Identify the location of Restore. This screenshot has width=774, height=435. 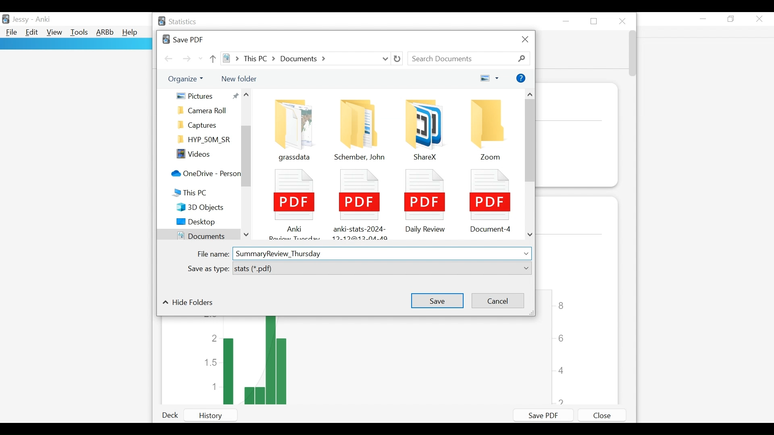
(595, 21).